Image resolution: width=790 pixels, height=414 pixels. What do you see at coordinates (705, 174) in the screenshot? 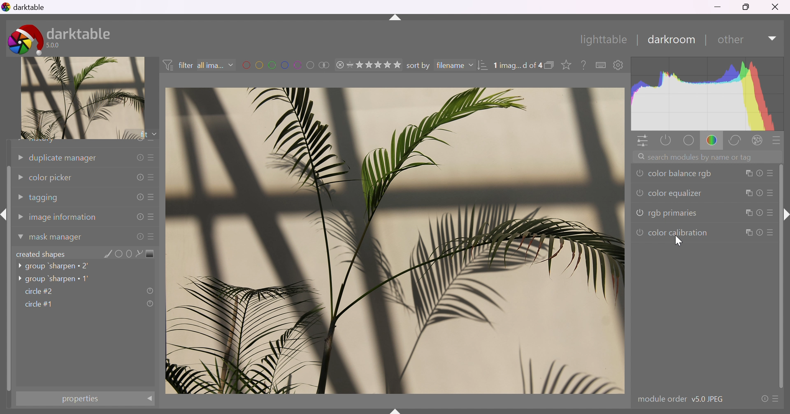
I see `color balance rgb` at bounding box center [705, 174].